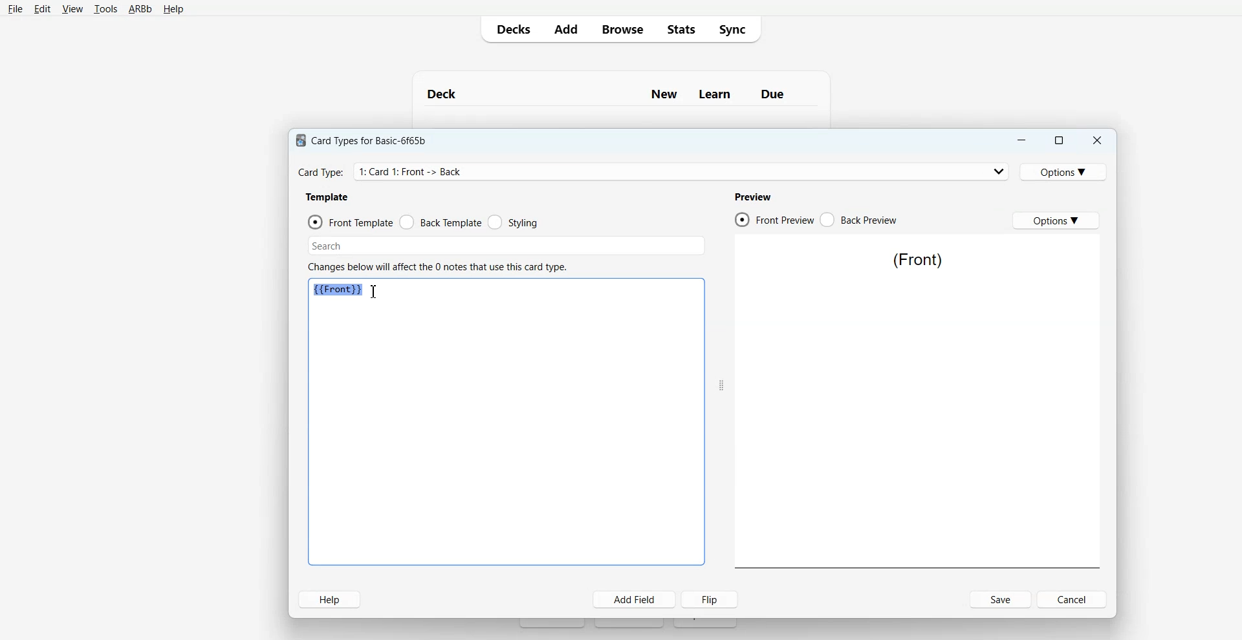  Describe the element at coordinates (858, 219) in the screenshot. I see `Back Preview` at that location.